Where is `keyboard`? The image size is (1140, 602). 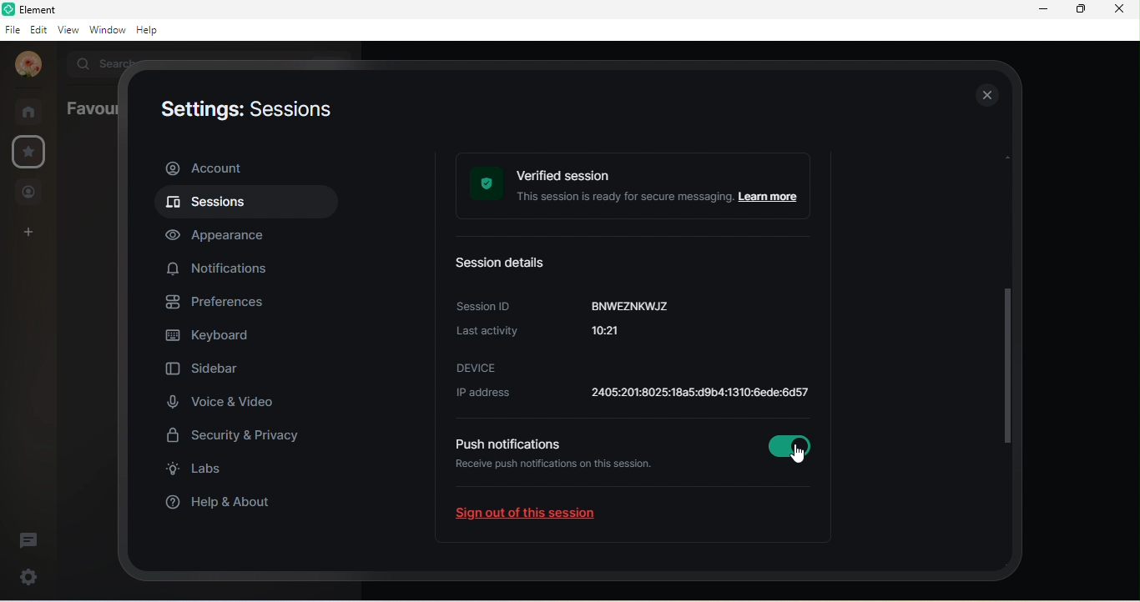 keyboard is located at coordinates (213, 338).